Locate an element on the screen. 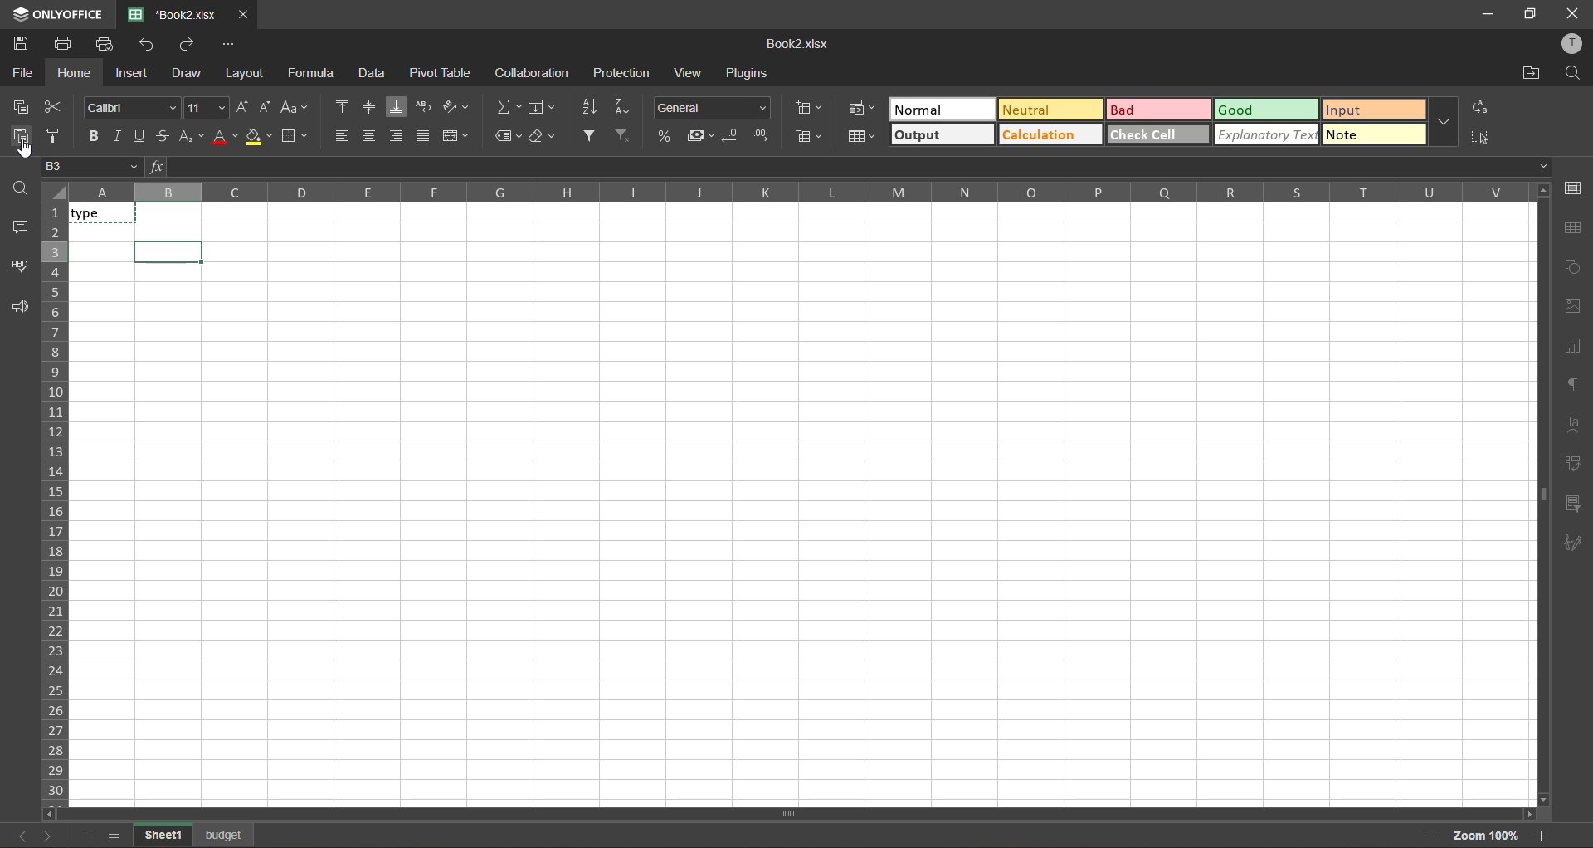  Cursor is located at coordinates (24, 151).